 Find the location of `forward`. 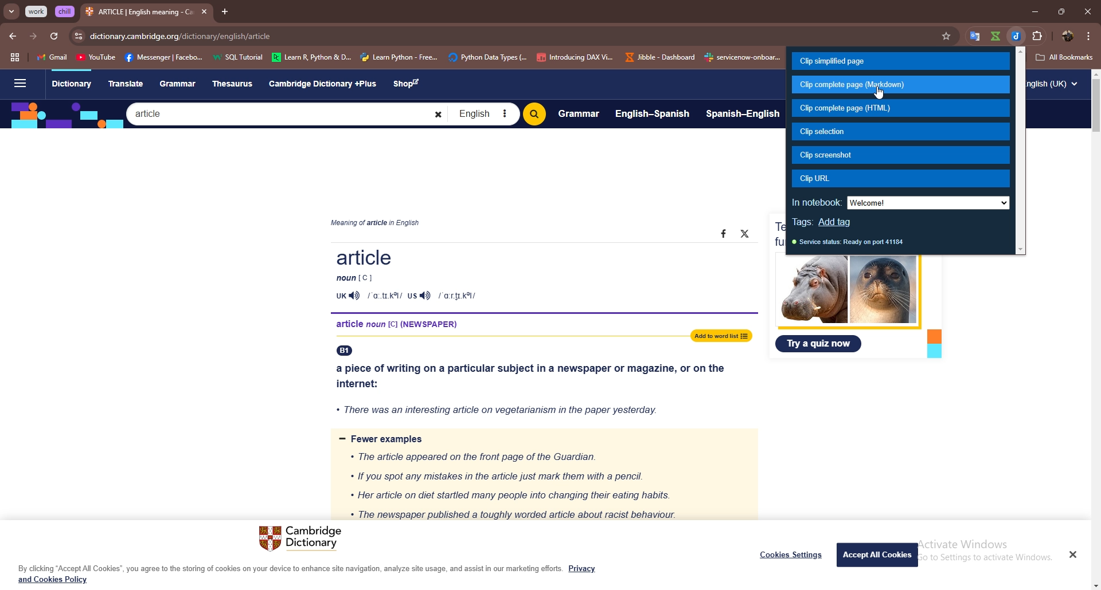

forward is located at coordinates (33, 37).